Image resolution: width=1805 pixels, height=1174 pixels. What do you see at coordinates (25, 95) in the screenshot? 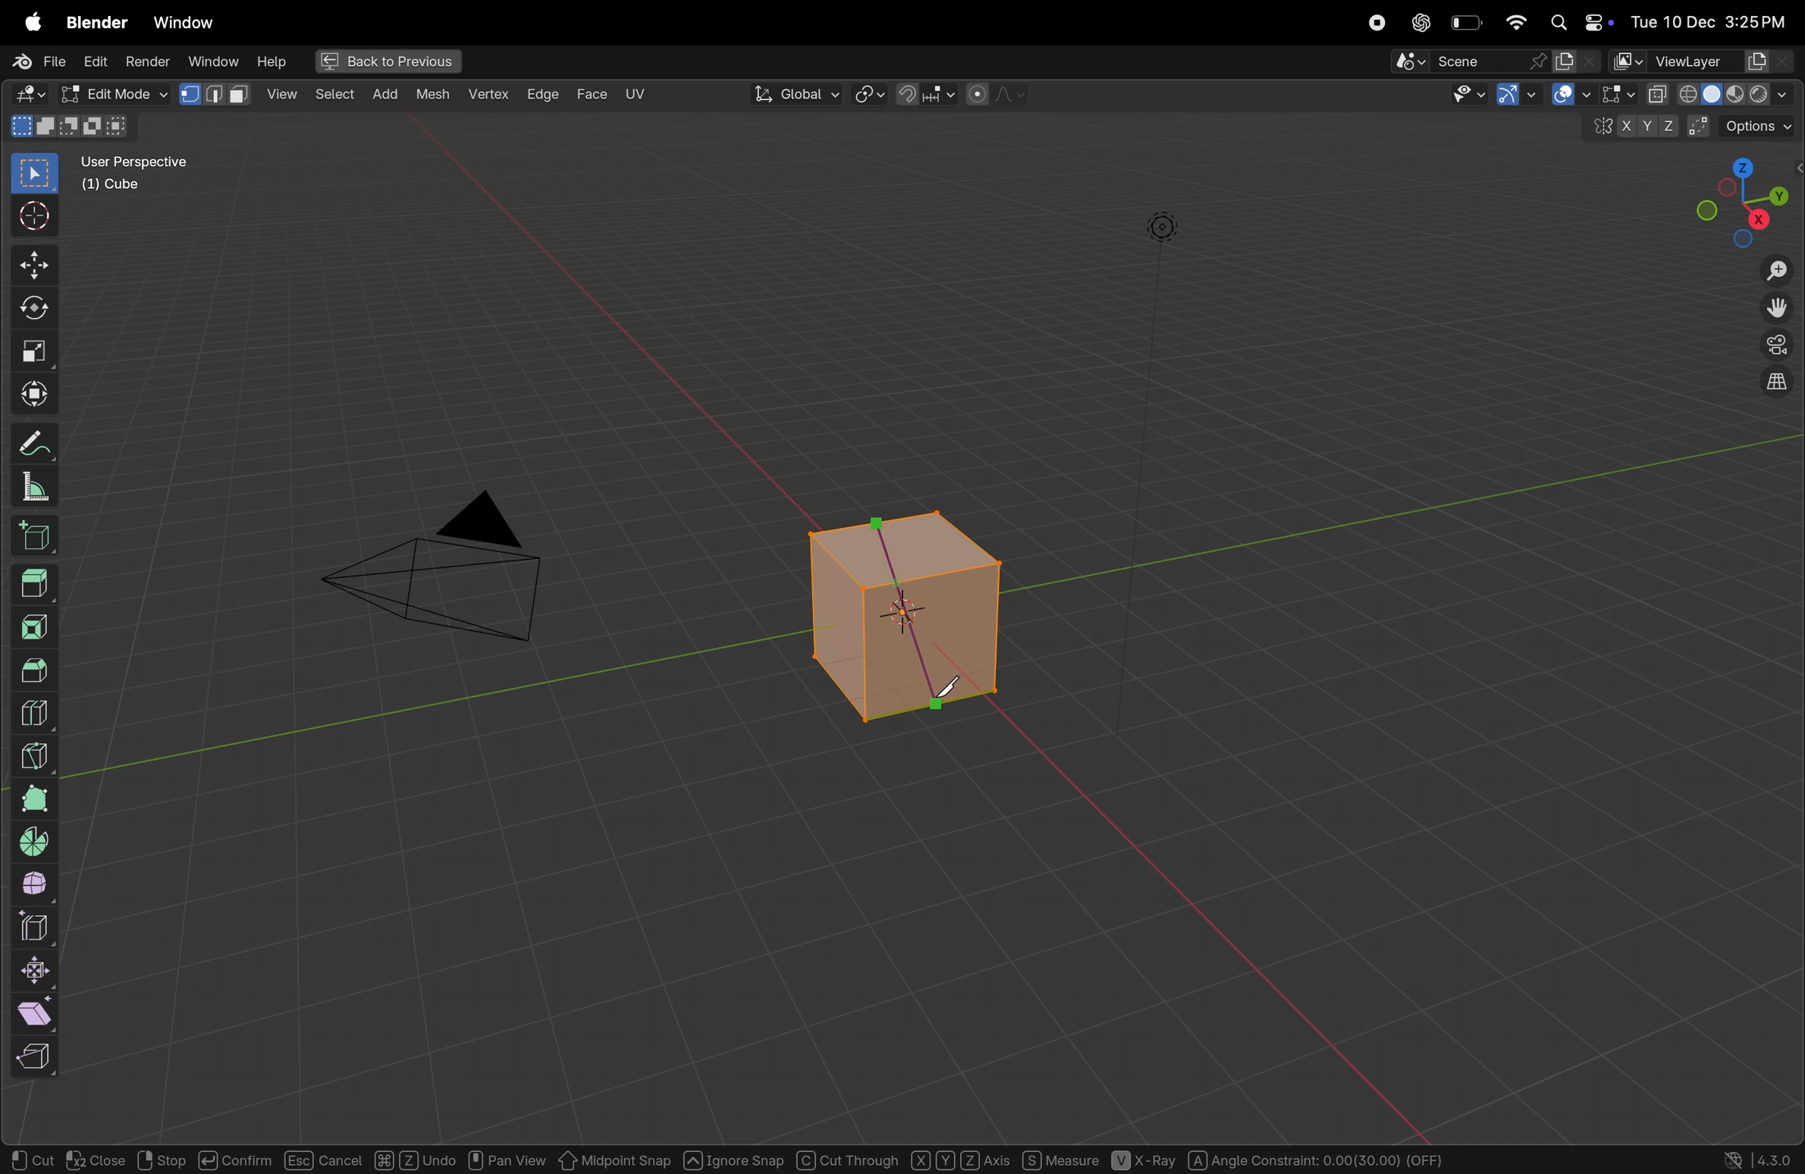
I see `editor type` at bounding box center [25, 95].